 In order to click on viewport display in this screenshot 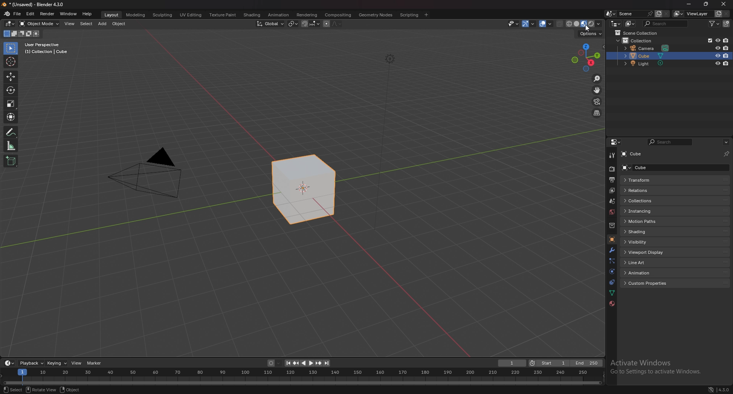, I will do `click(654, 252)`.